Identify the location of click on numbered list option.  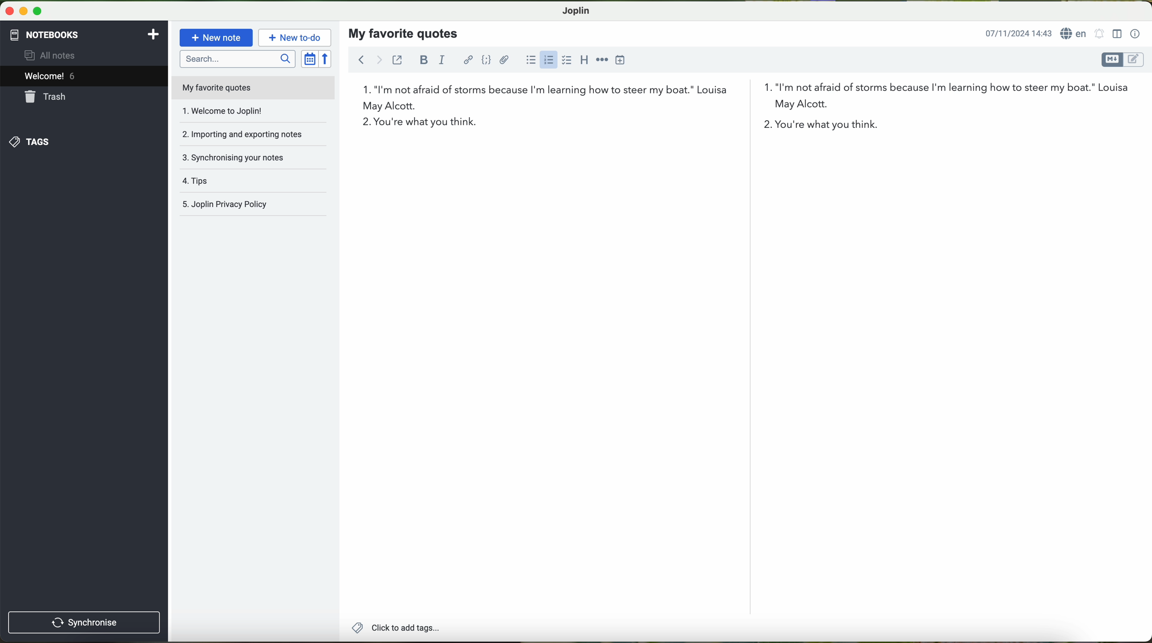
(546, 62).